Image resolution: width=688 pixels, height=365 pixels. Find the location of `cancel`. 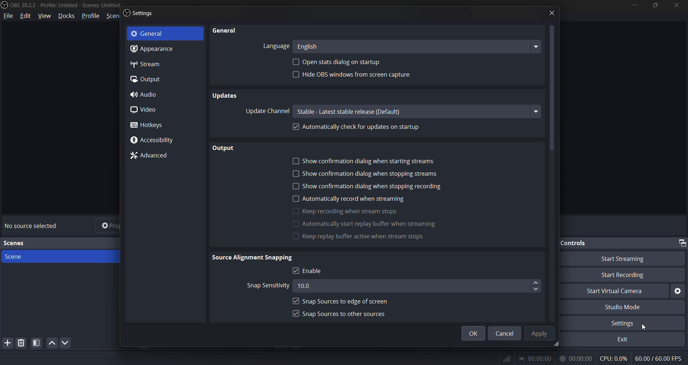

cancel is located at coordinates (503, 334).